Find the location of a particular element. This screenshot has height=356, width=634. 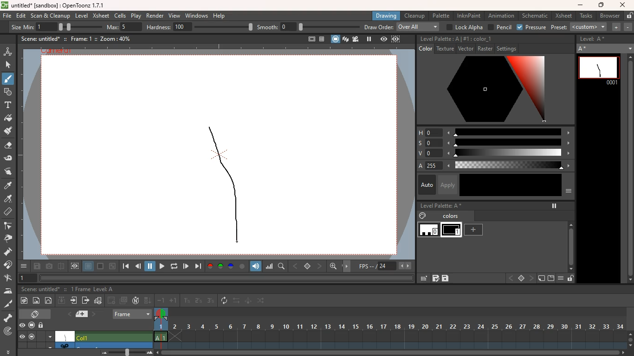

schematic is located at coordinates (536, 16).